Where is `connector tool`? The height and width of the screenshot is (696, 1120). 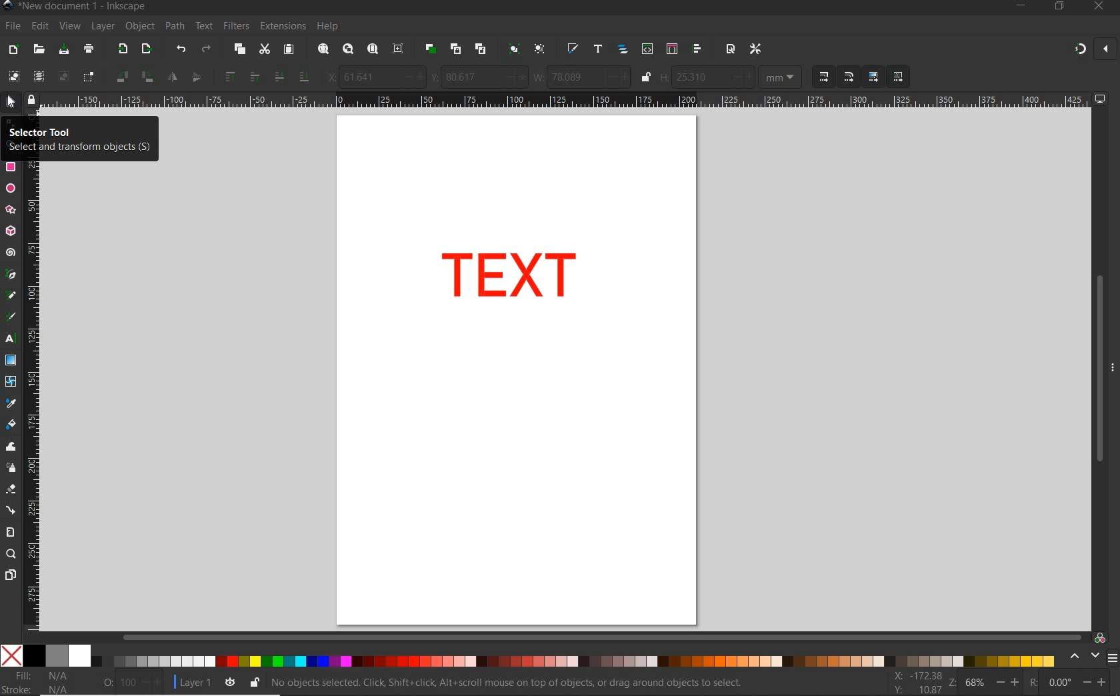
connector tool is located at coordinates (11, 510).